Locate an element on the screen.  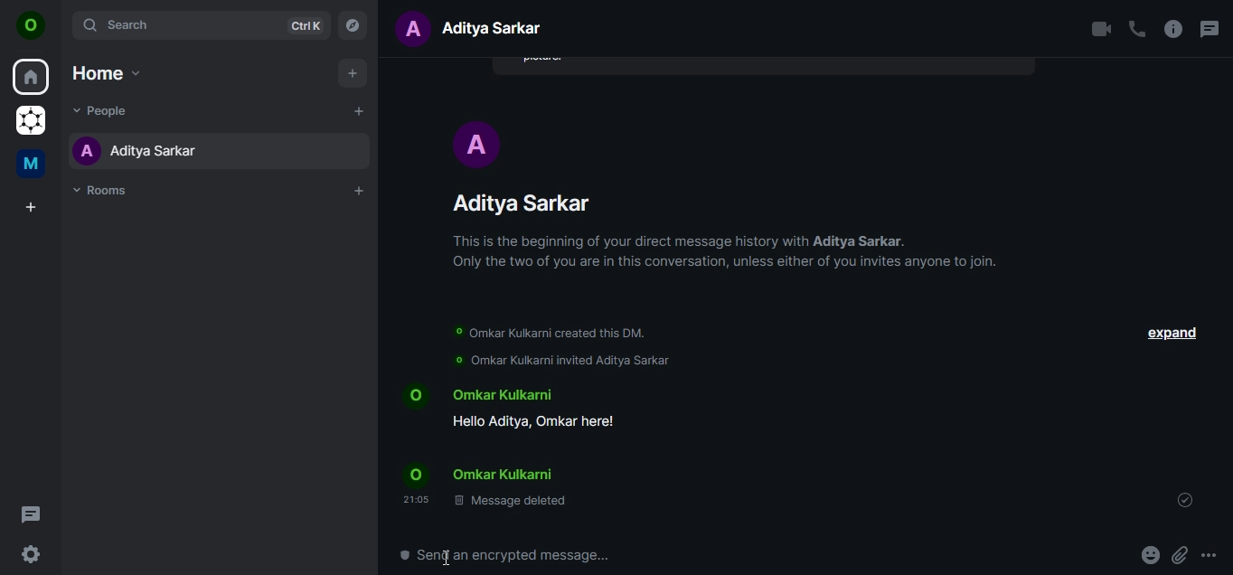
icon is located at coordinates (31, 25).